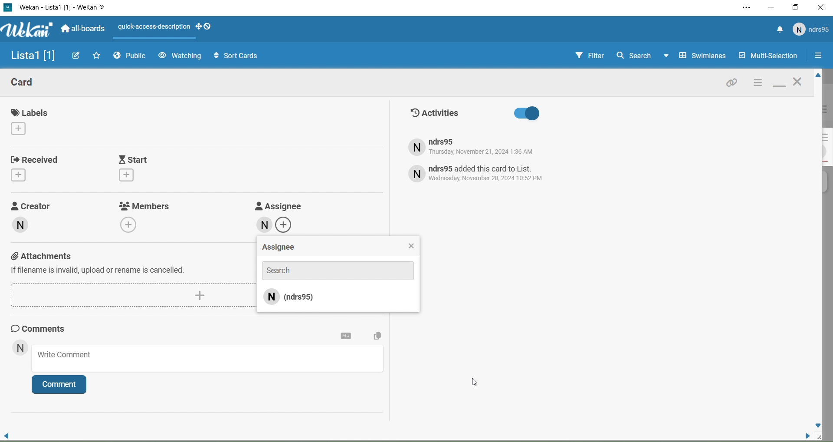  Describe the element at coordinates (232, 55) in the screenshot. I see `Sort Cards` at that location.